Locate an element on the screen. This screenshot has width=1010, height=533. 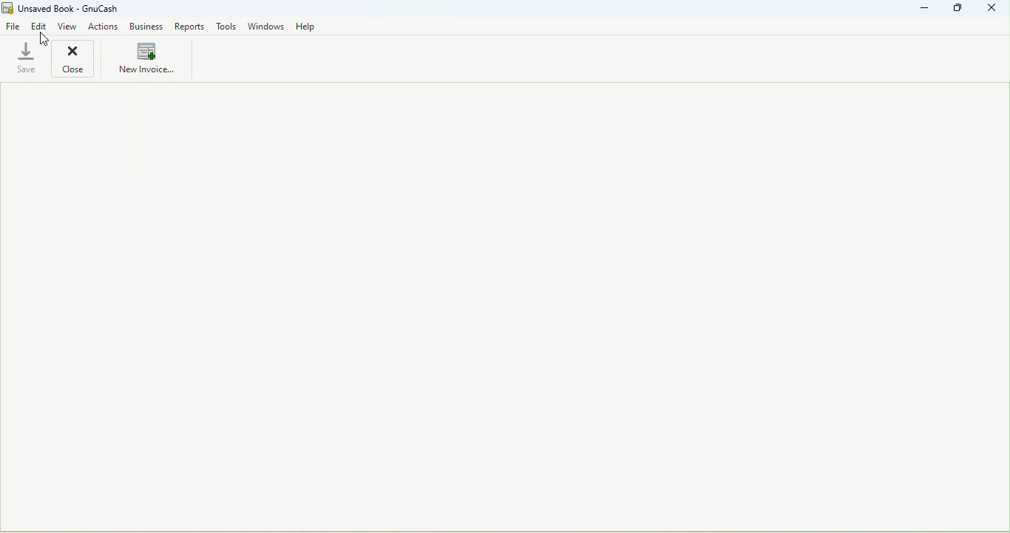
Save is located at coordinates (23, 59).